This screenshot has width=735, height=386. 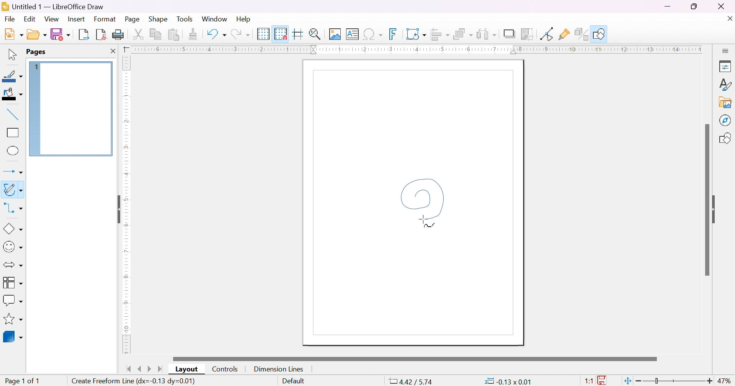 I want to click on edit, so click(x=29, y=18).